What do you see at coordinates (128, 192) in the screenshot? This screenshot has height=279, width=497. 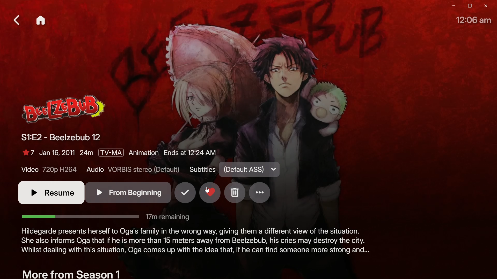 I see `From Beginning` at bounding box center [128, 192].